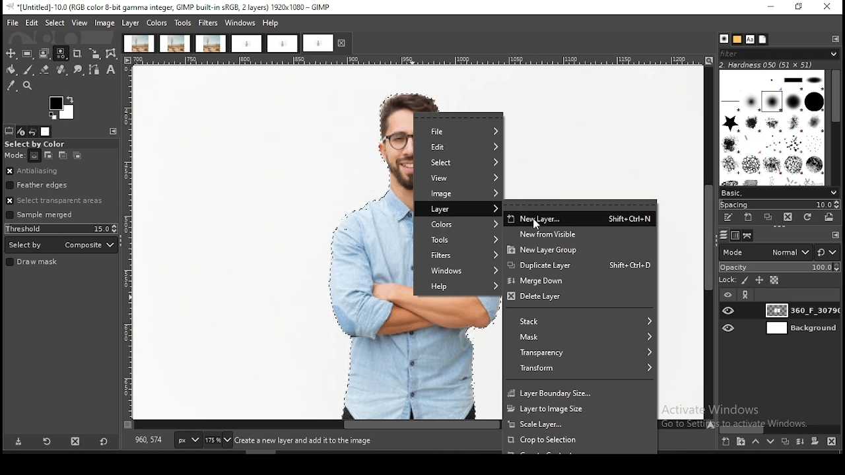  What do you see at coordinates (728, 296) in the screenshot?
I see `layer visibility on/off` at bounding box center [728, 296].